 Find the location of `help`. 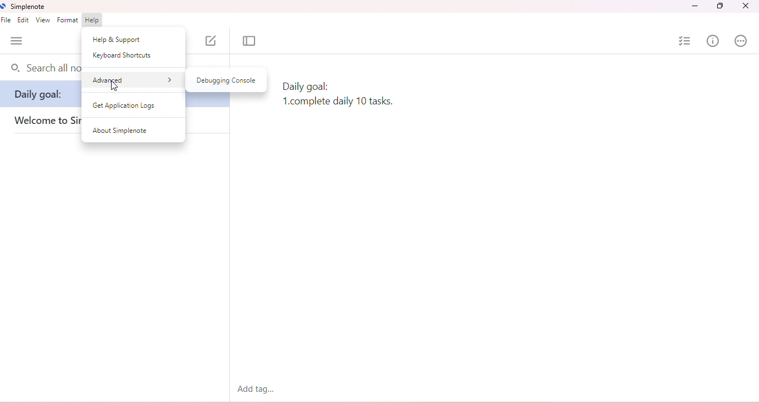

help is located at coordinates (93, 20).